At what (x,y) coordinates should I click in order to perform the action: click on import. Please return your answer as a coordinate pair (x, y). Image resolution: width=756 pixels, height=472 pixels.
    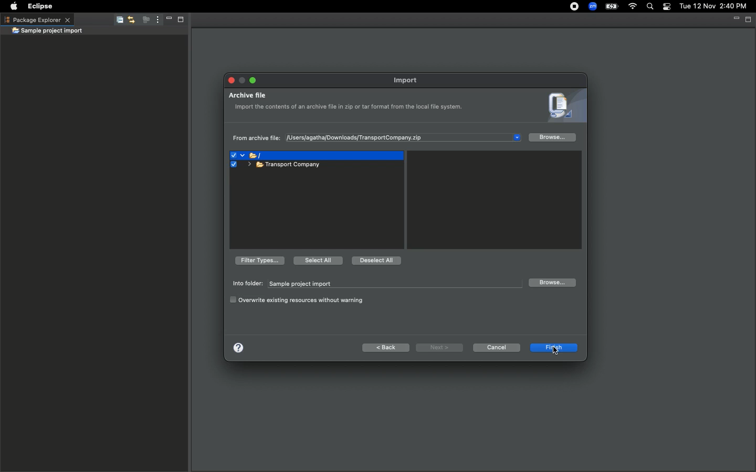
    Looking at the image, I should click on (408, 80).